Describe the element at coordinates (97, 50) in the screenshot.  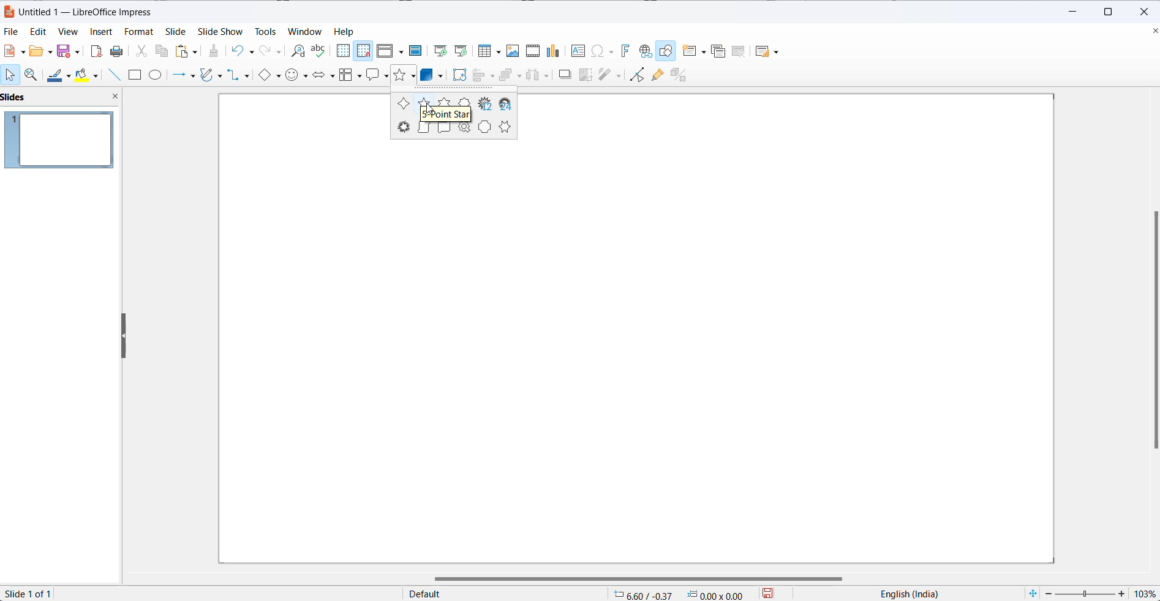
I see `export as pdf ` at that location.